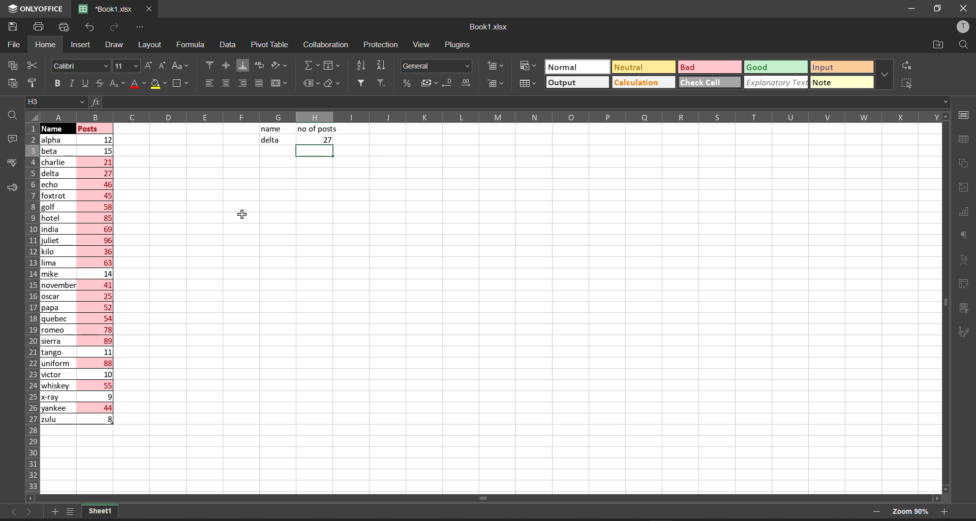 This screenshot has height=521, width=976. What do you see at coordinates (969, 306) in the screenshot?
I see `slicer settings` at bounding box center [969, 306].